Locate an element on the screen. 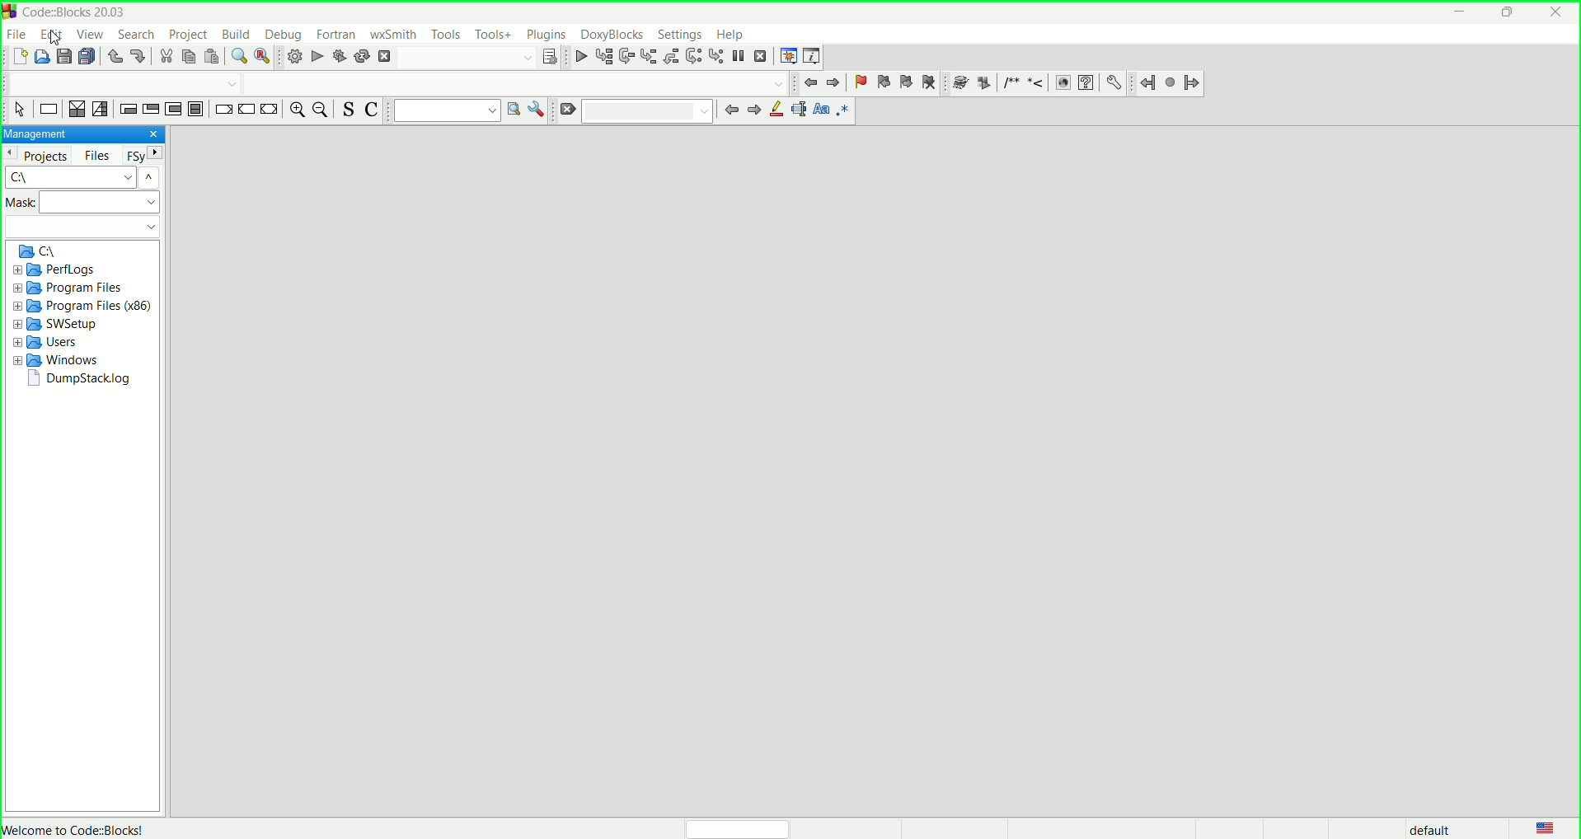 The width and height of the screenshot is (1581, 839). jump forward is located at coordinates (1191, 83).